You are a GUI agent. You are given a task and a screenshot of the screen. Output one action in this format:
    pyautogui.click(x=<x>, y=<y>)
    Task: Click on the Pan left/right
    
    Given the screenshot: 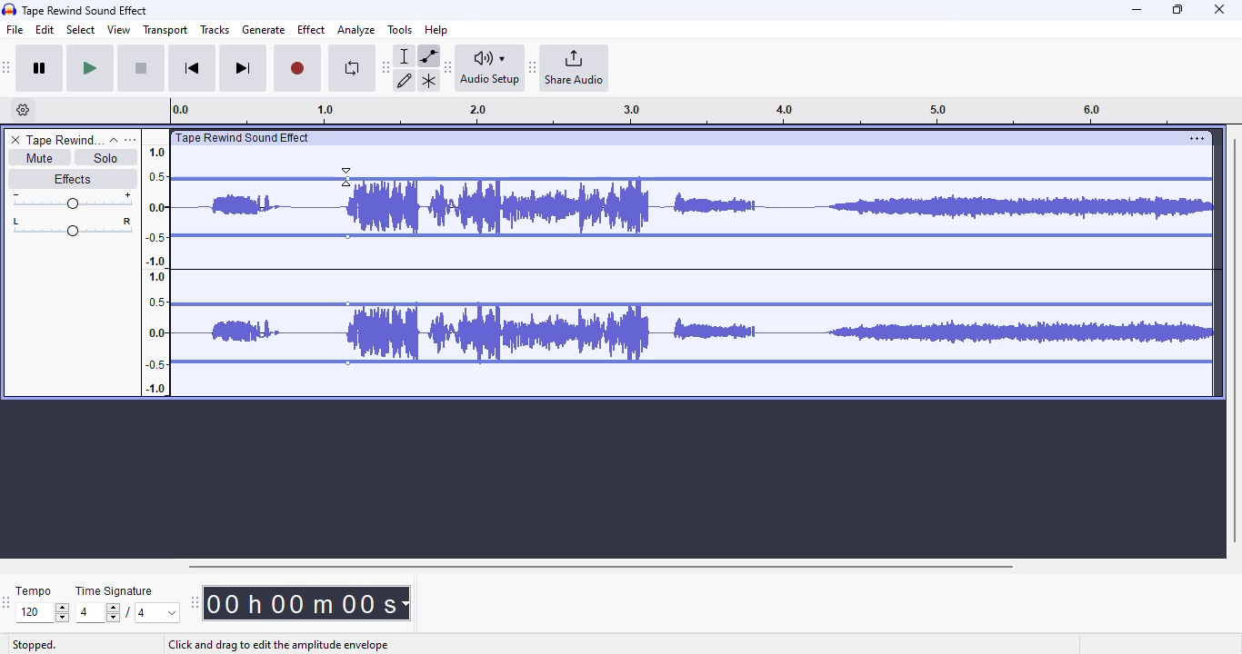 What is the action you would take?
    pyautogui.click(x=73, y=227)
    